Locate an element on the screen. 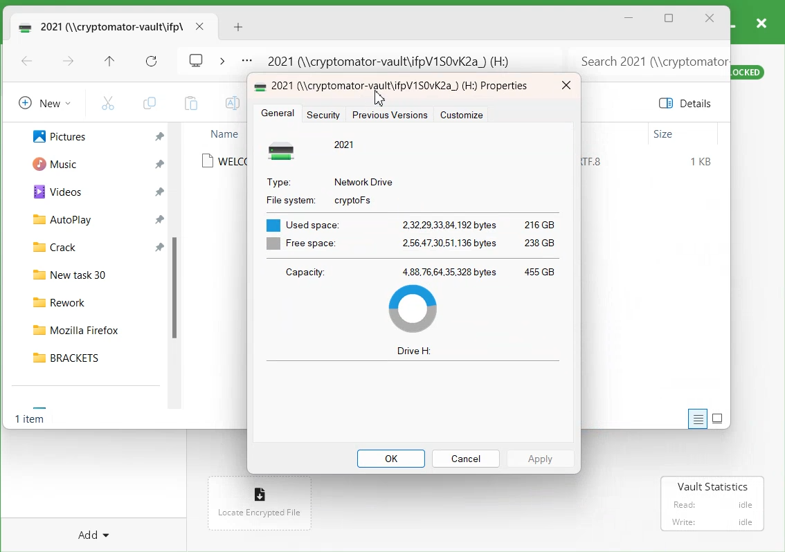 The image size is (785, 552). Minimize is located at coordinates (629, 18).